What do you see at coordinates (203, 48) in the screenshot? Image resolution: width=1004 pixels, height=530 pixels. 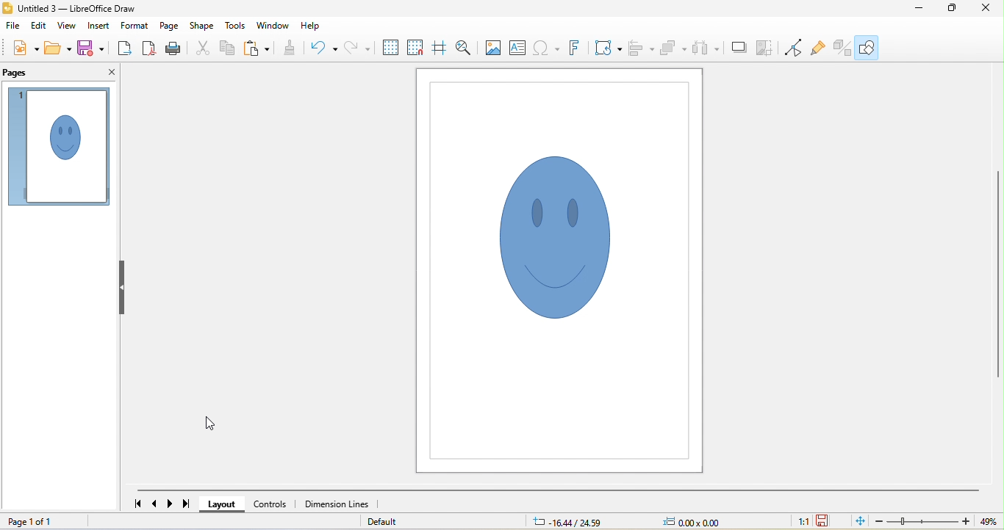 I see `cut` at bounding box center [203, 48].